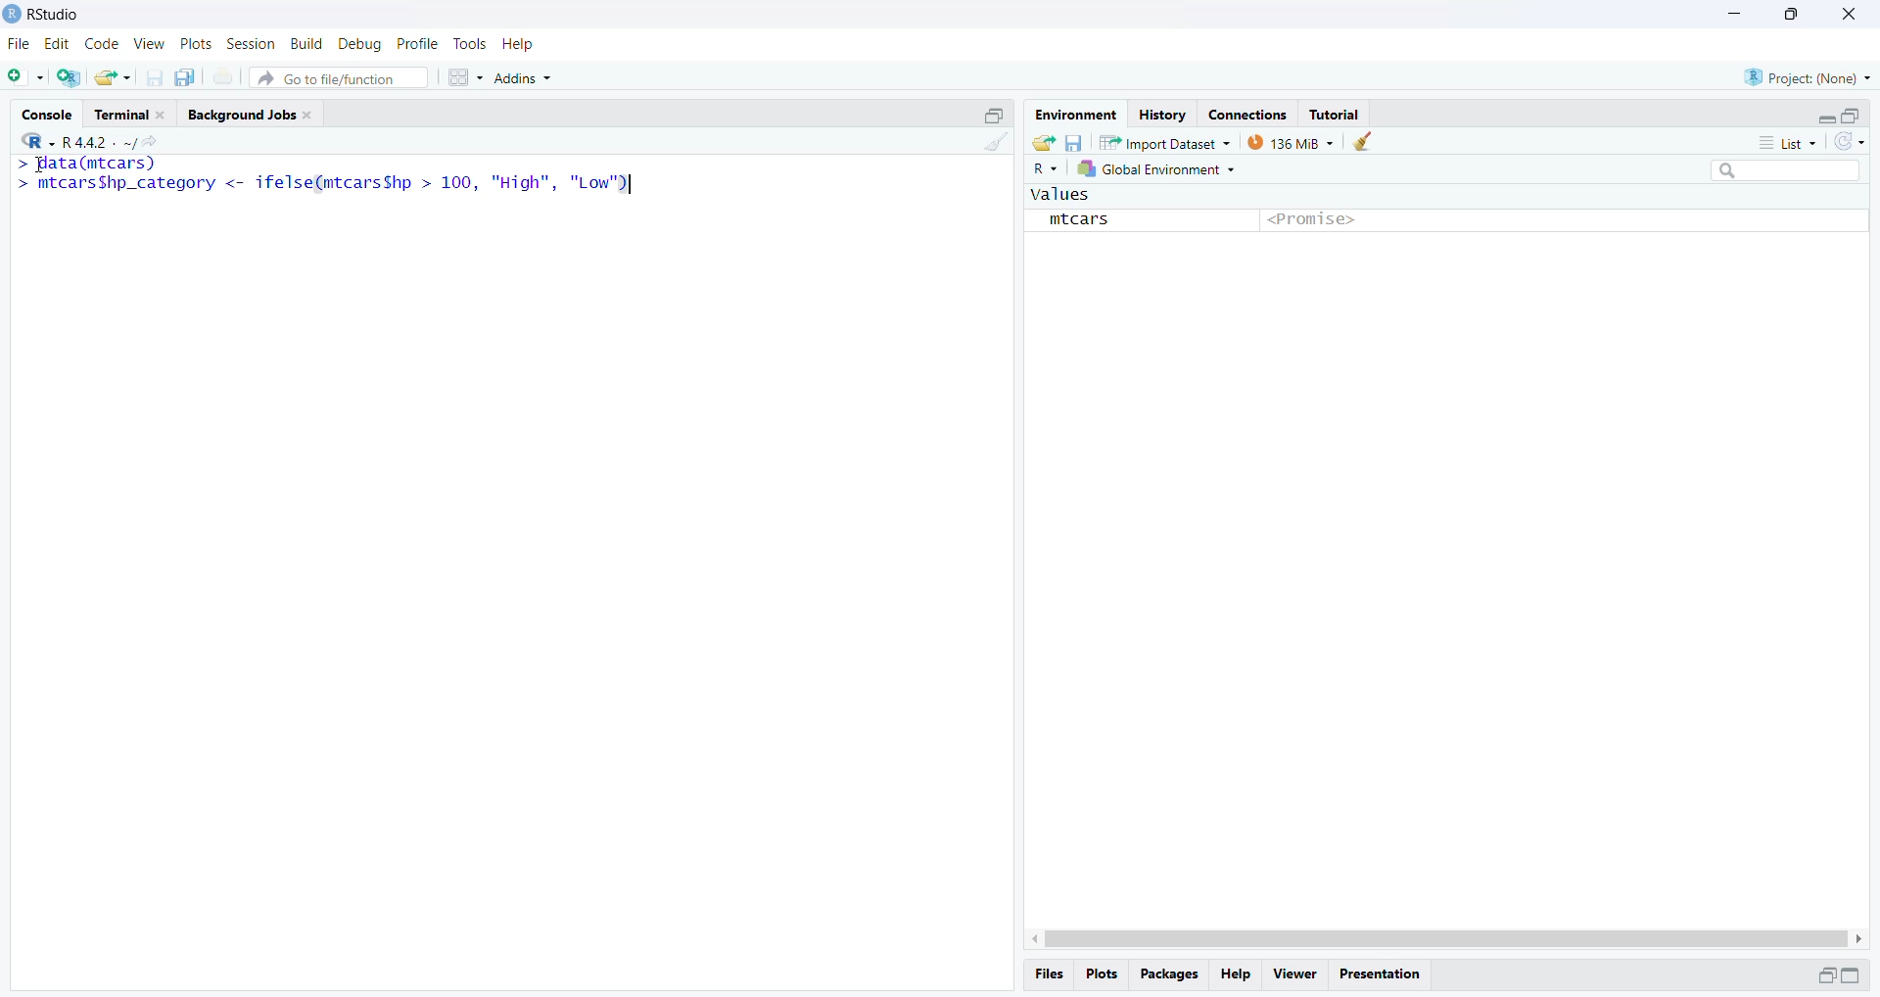 Image resolution: width=1880 pixels, height=997 pixels. I want to click on Workspace panes, so click(464, 76).